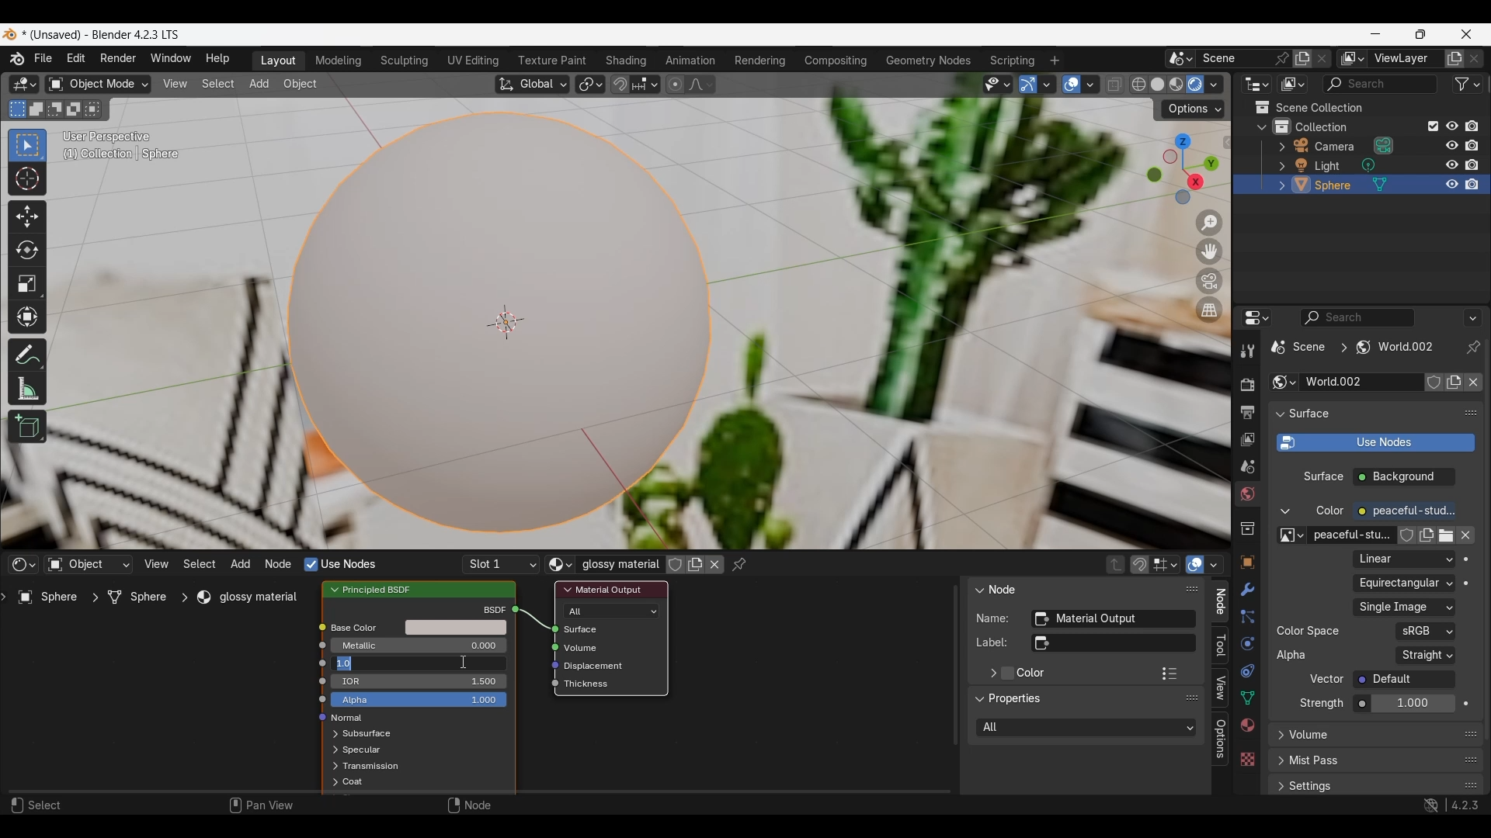 This screenshot has height=838, width=1491. What do you see at coordinates (1352, 58) in the screenshot?
I see `Active workspace view` at bounding box center [1352, 58].